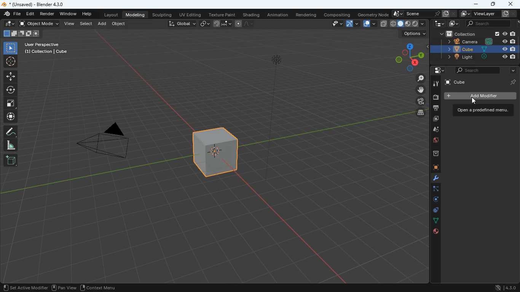  I want to click on draw, so click(11, 132).